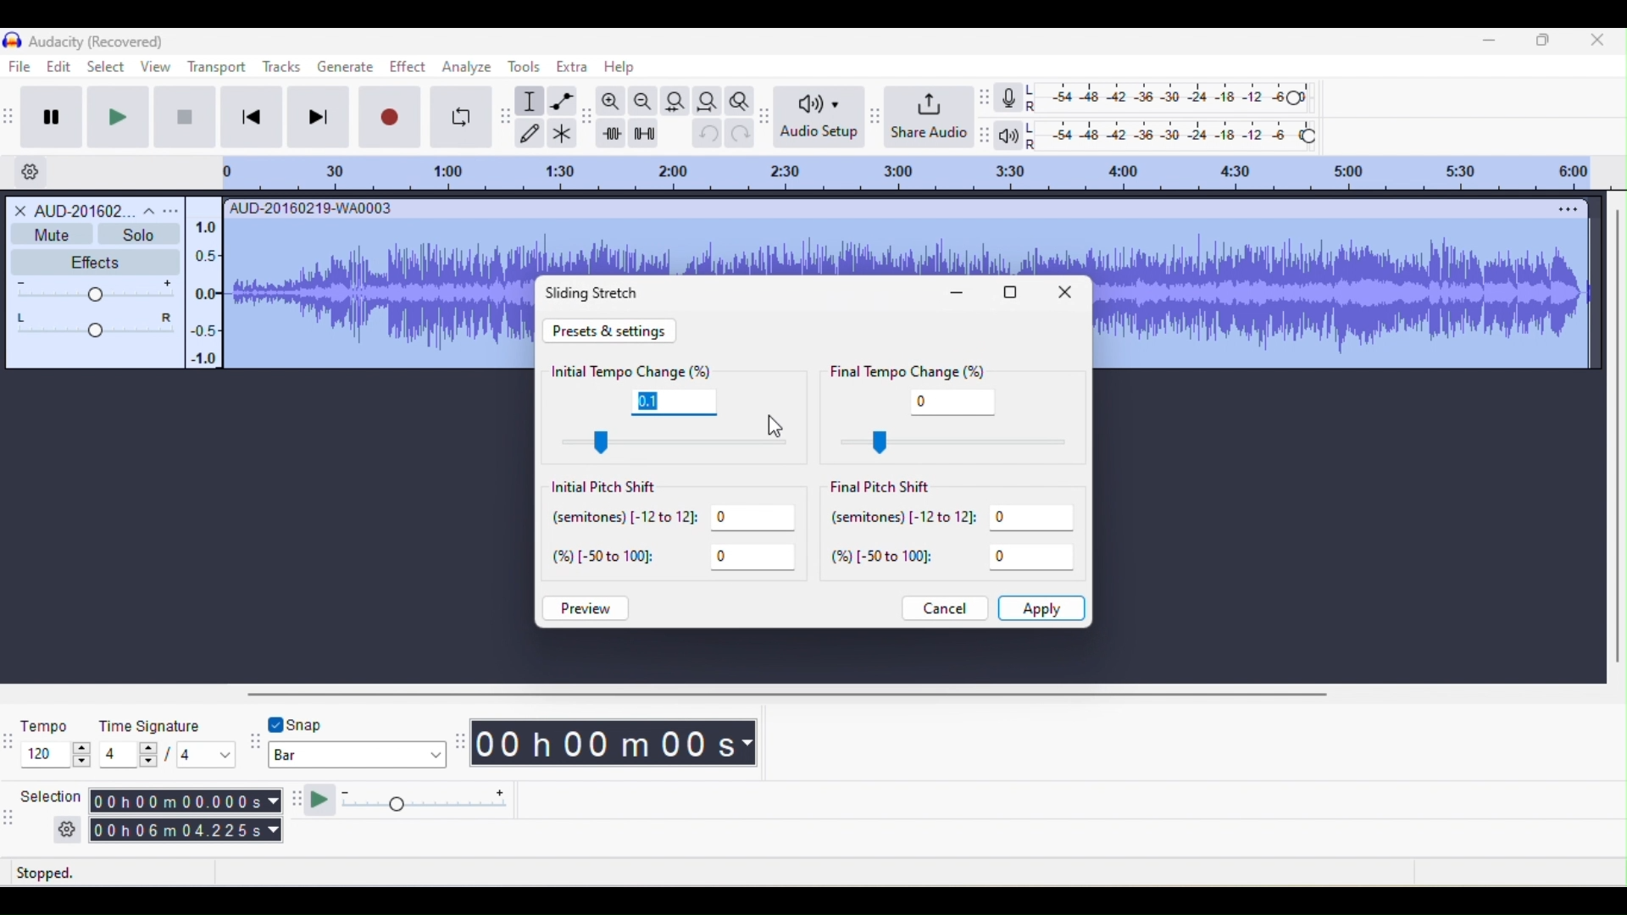 This screenshot has width=1627, height=915. Describe the element at coordinates (873, 116) in the screenshot. I see `audacity share audio` at that location.